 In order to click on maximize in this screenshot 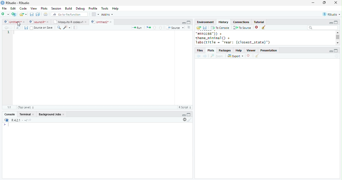, I will do `click(189, 114)`.